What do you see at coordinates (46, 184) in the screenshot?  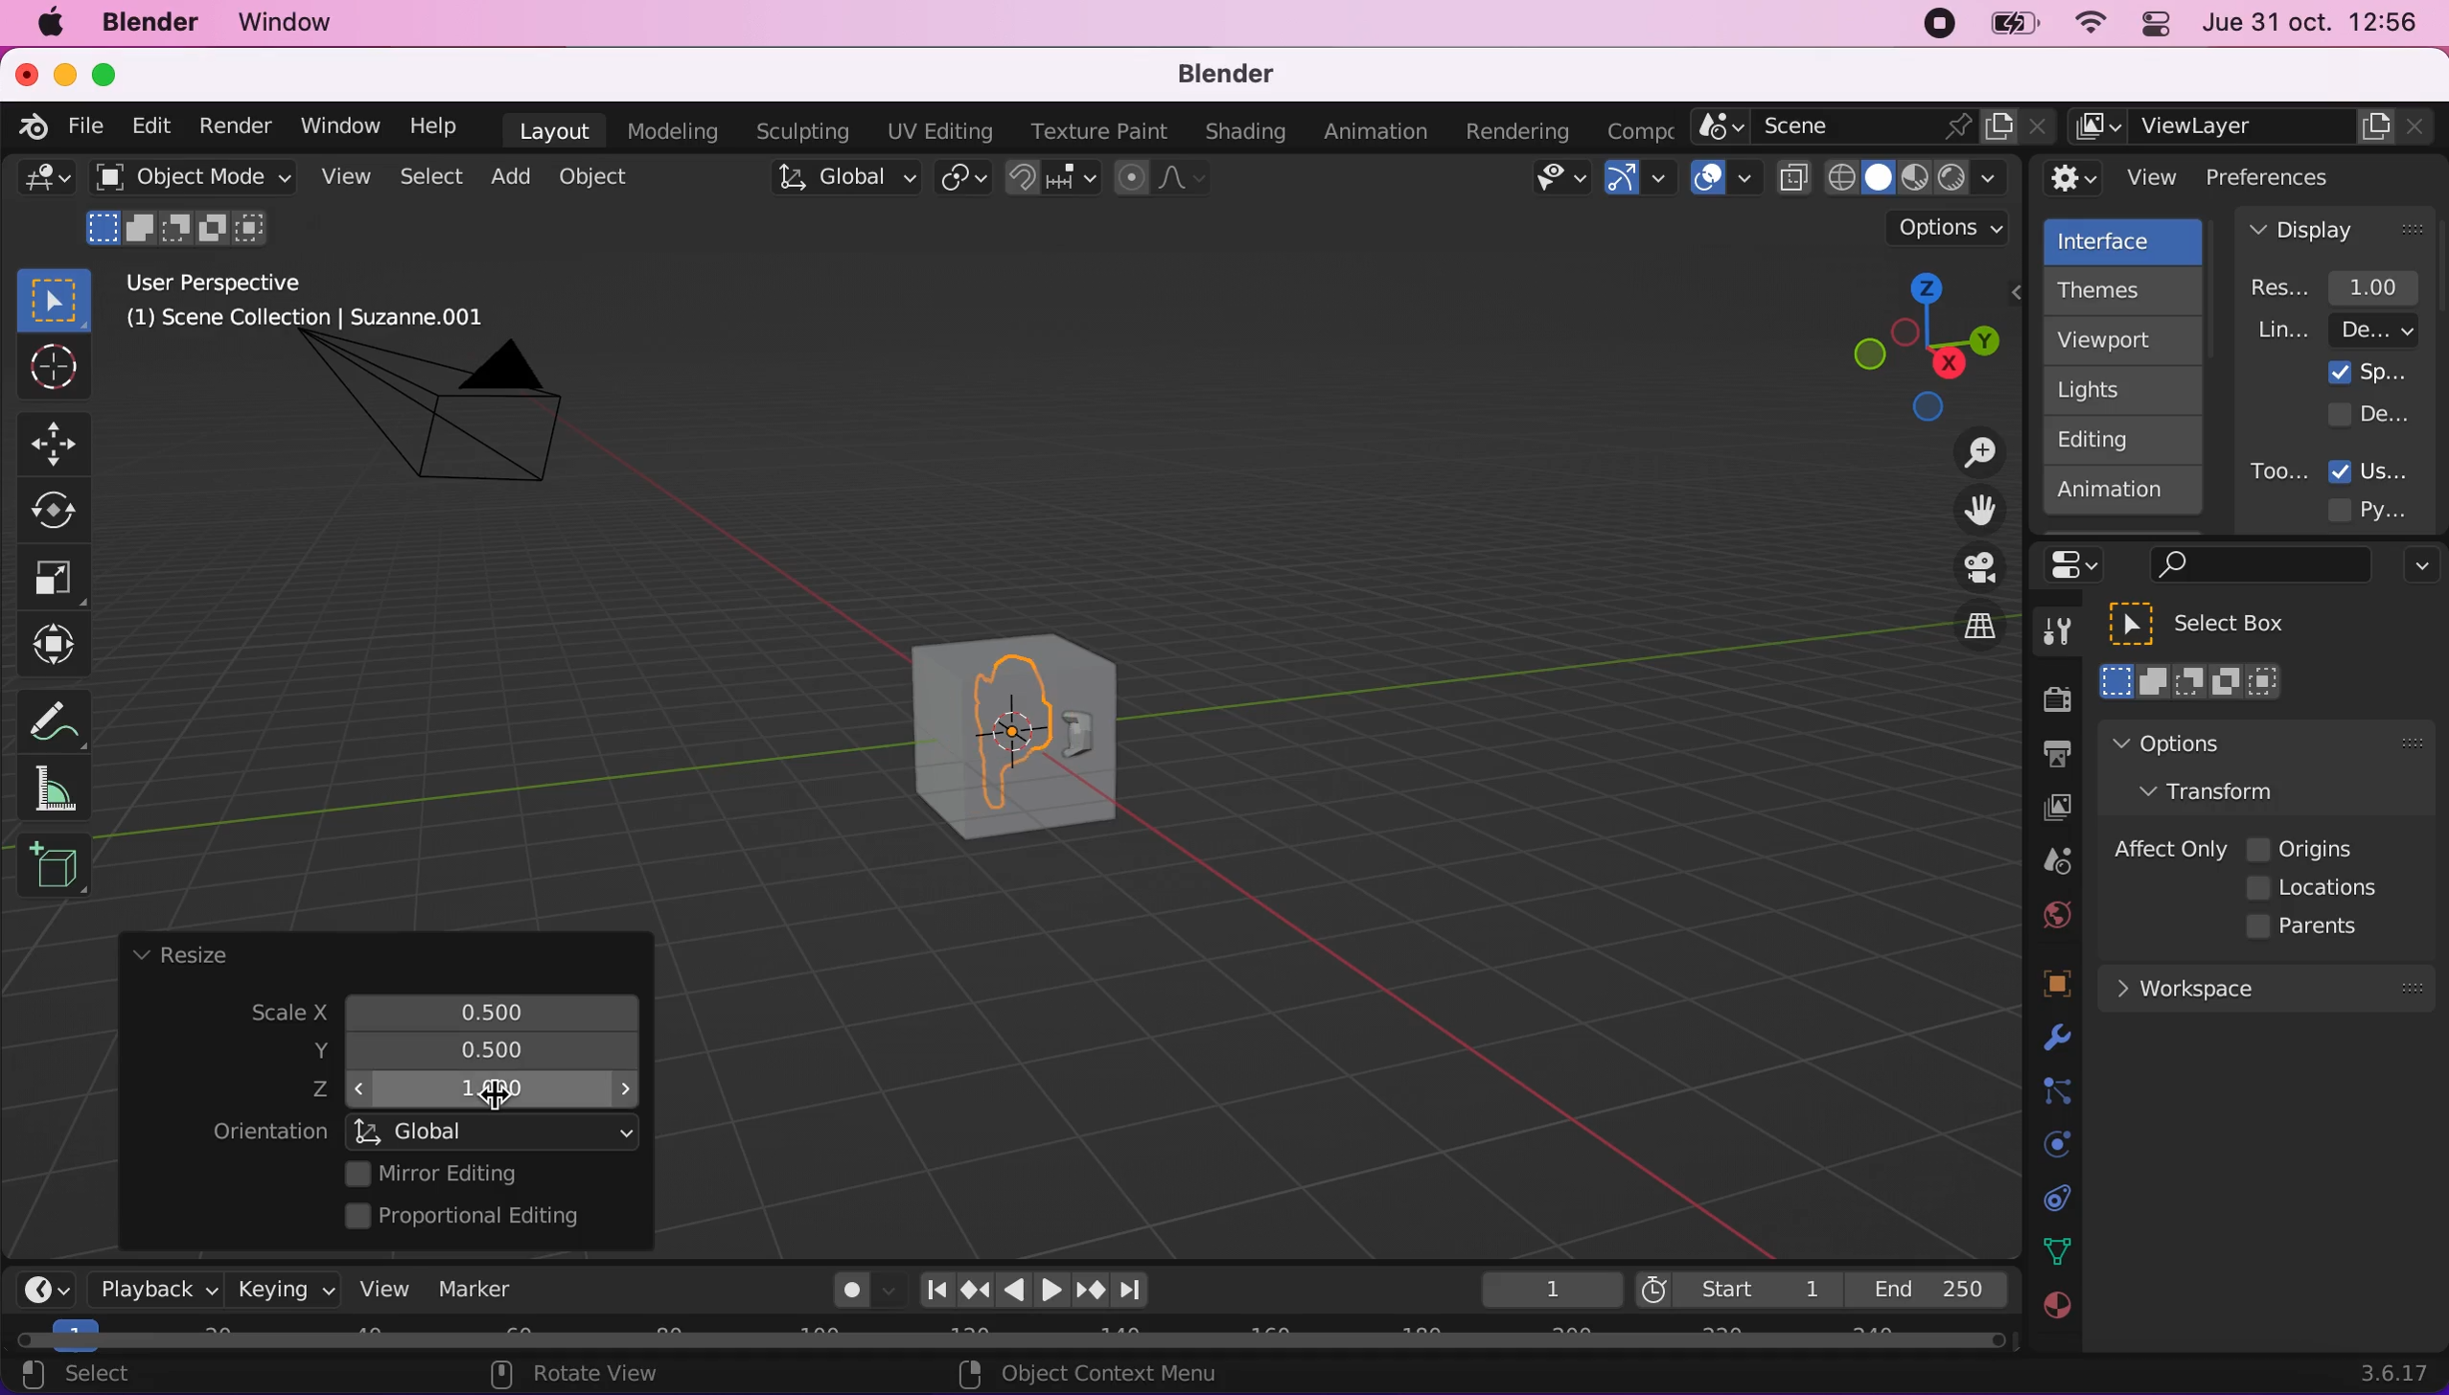 I see `general` at bounding box center [46, 184].